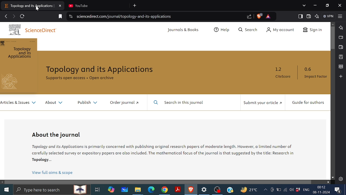 Image resolution: width=346 pixels, height=195 pixels. Describe the element at coordinates (178, 190) in the screenshot. I see `Adobe reader` at that location.